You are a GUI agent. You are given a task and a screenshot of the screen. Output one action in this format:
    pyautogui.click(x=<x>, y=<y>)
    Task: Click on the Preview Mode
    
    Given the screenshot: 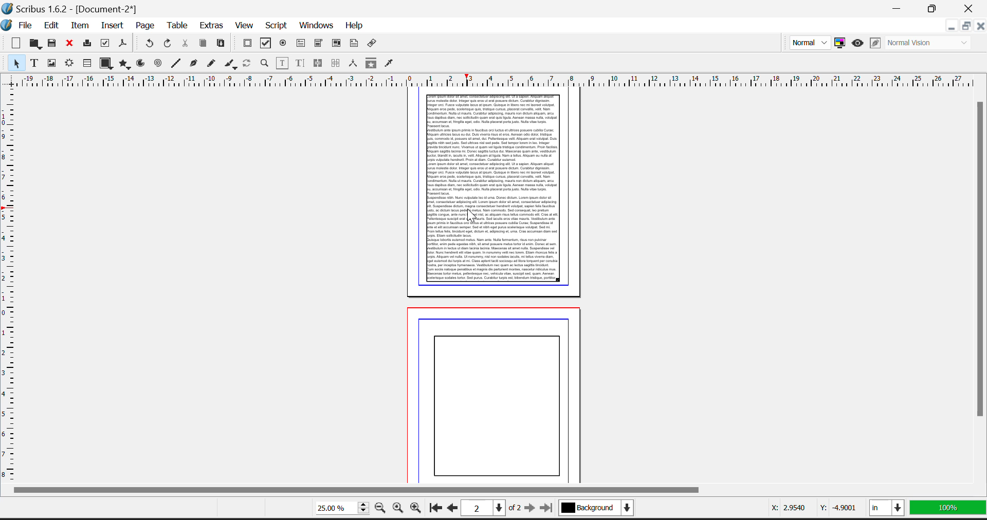 What is the action you would take?
    pyautogui.click(x=857, y=43)
    